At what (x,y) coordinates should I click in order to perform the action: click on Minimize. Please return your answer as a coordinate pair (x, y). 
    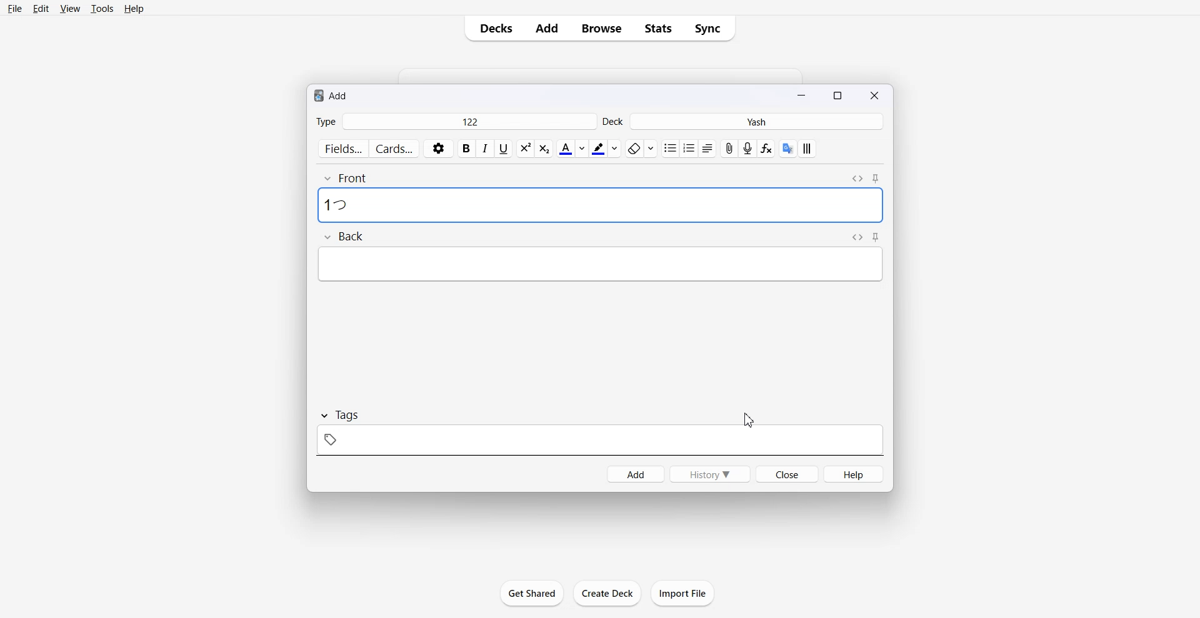
    Looking at the image, I should click on (803, 94).